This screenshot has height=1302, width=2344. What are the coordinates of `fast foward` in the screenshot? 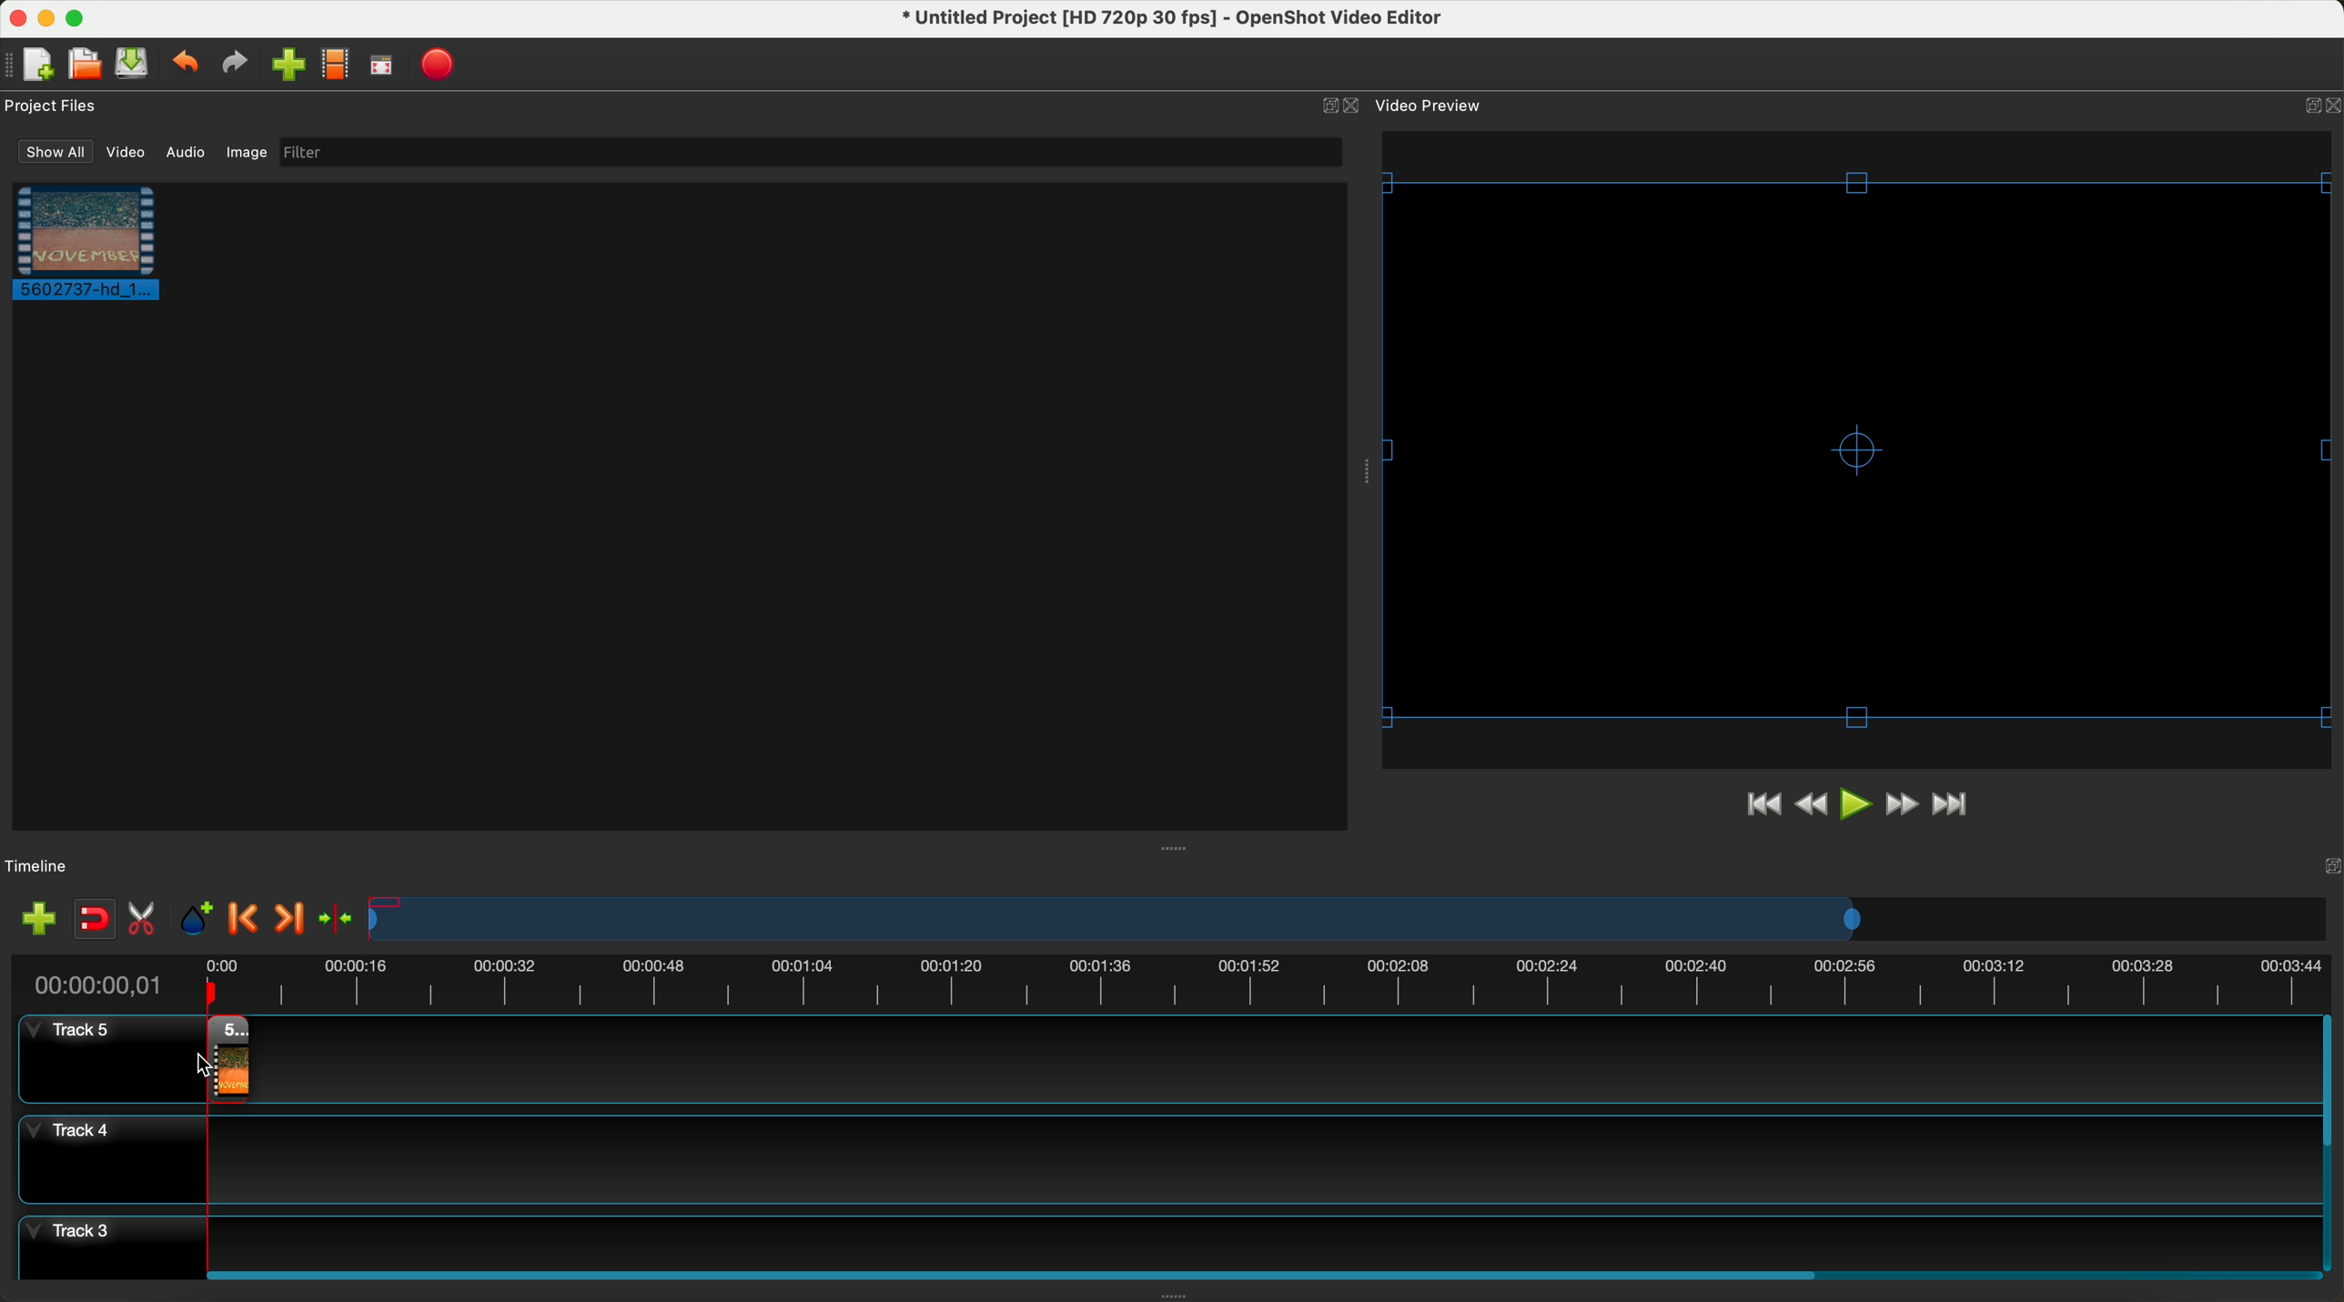 It's located at (1902, 803).